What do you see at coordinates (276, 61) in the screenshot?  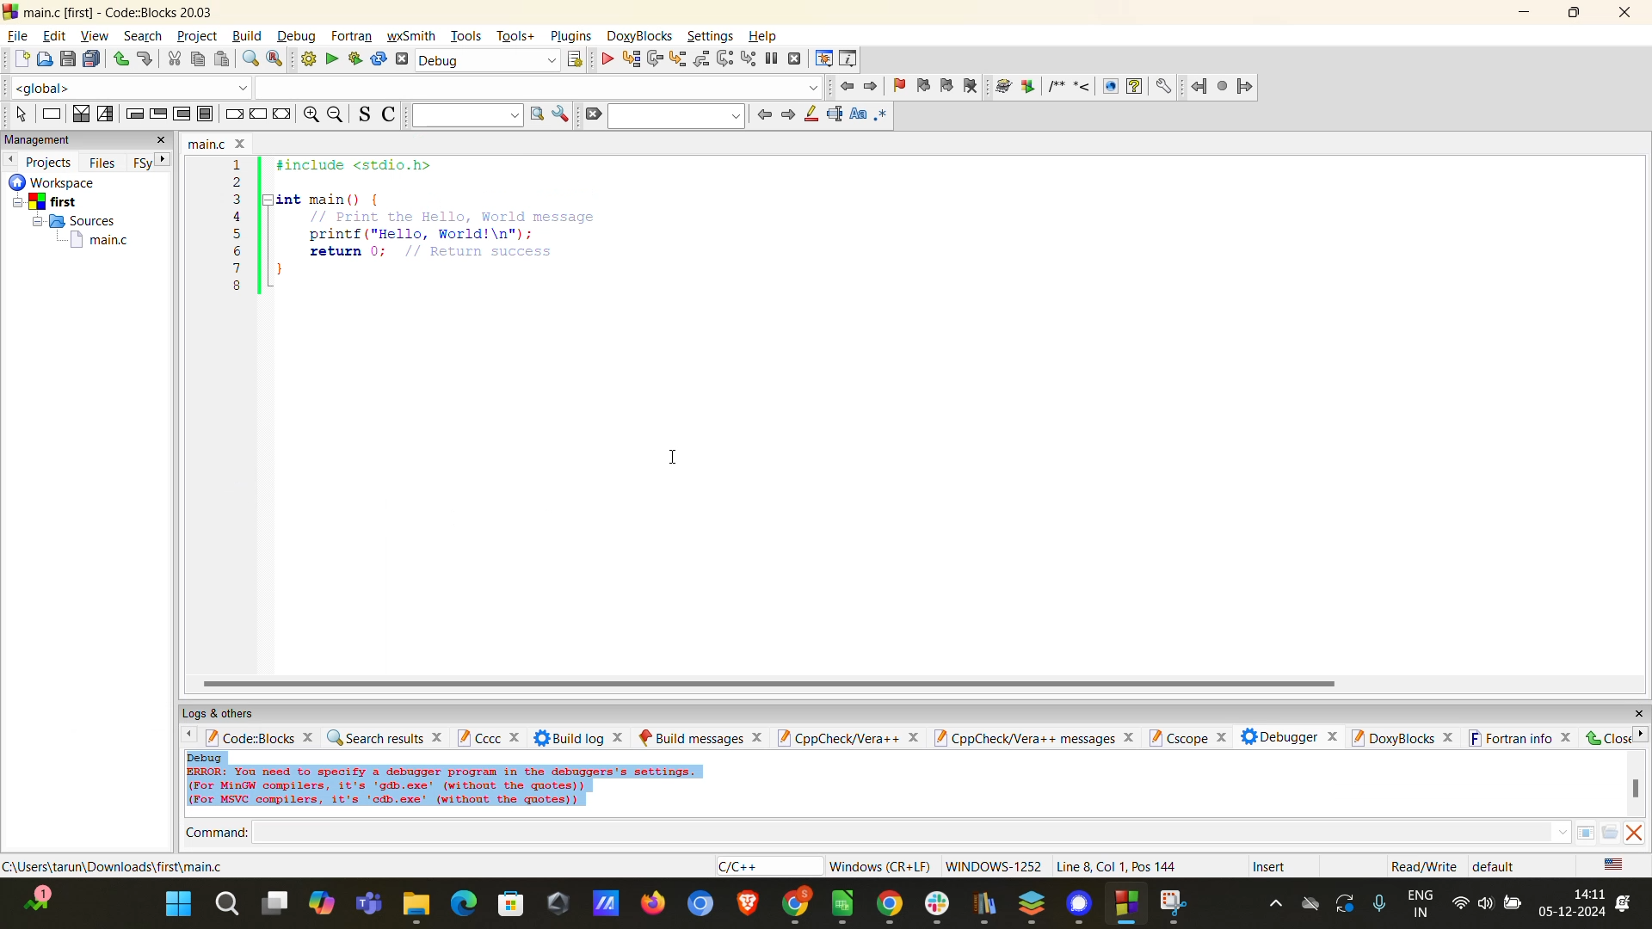 I see `replace` at bounding box center [276, 61].